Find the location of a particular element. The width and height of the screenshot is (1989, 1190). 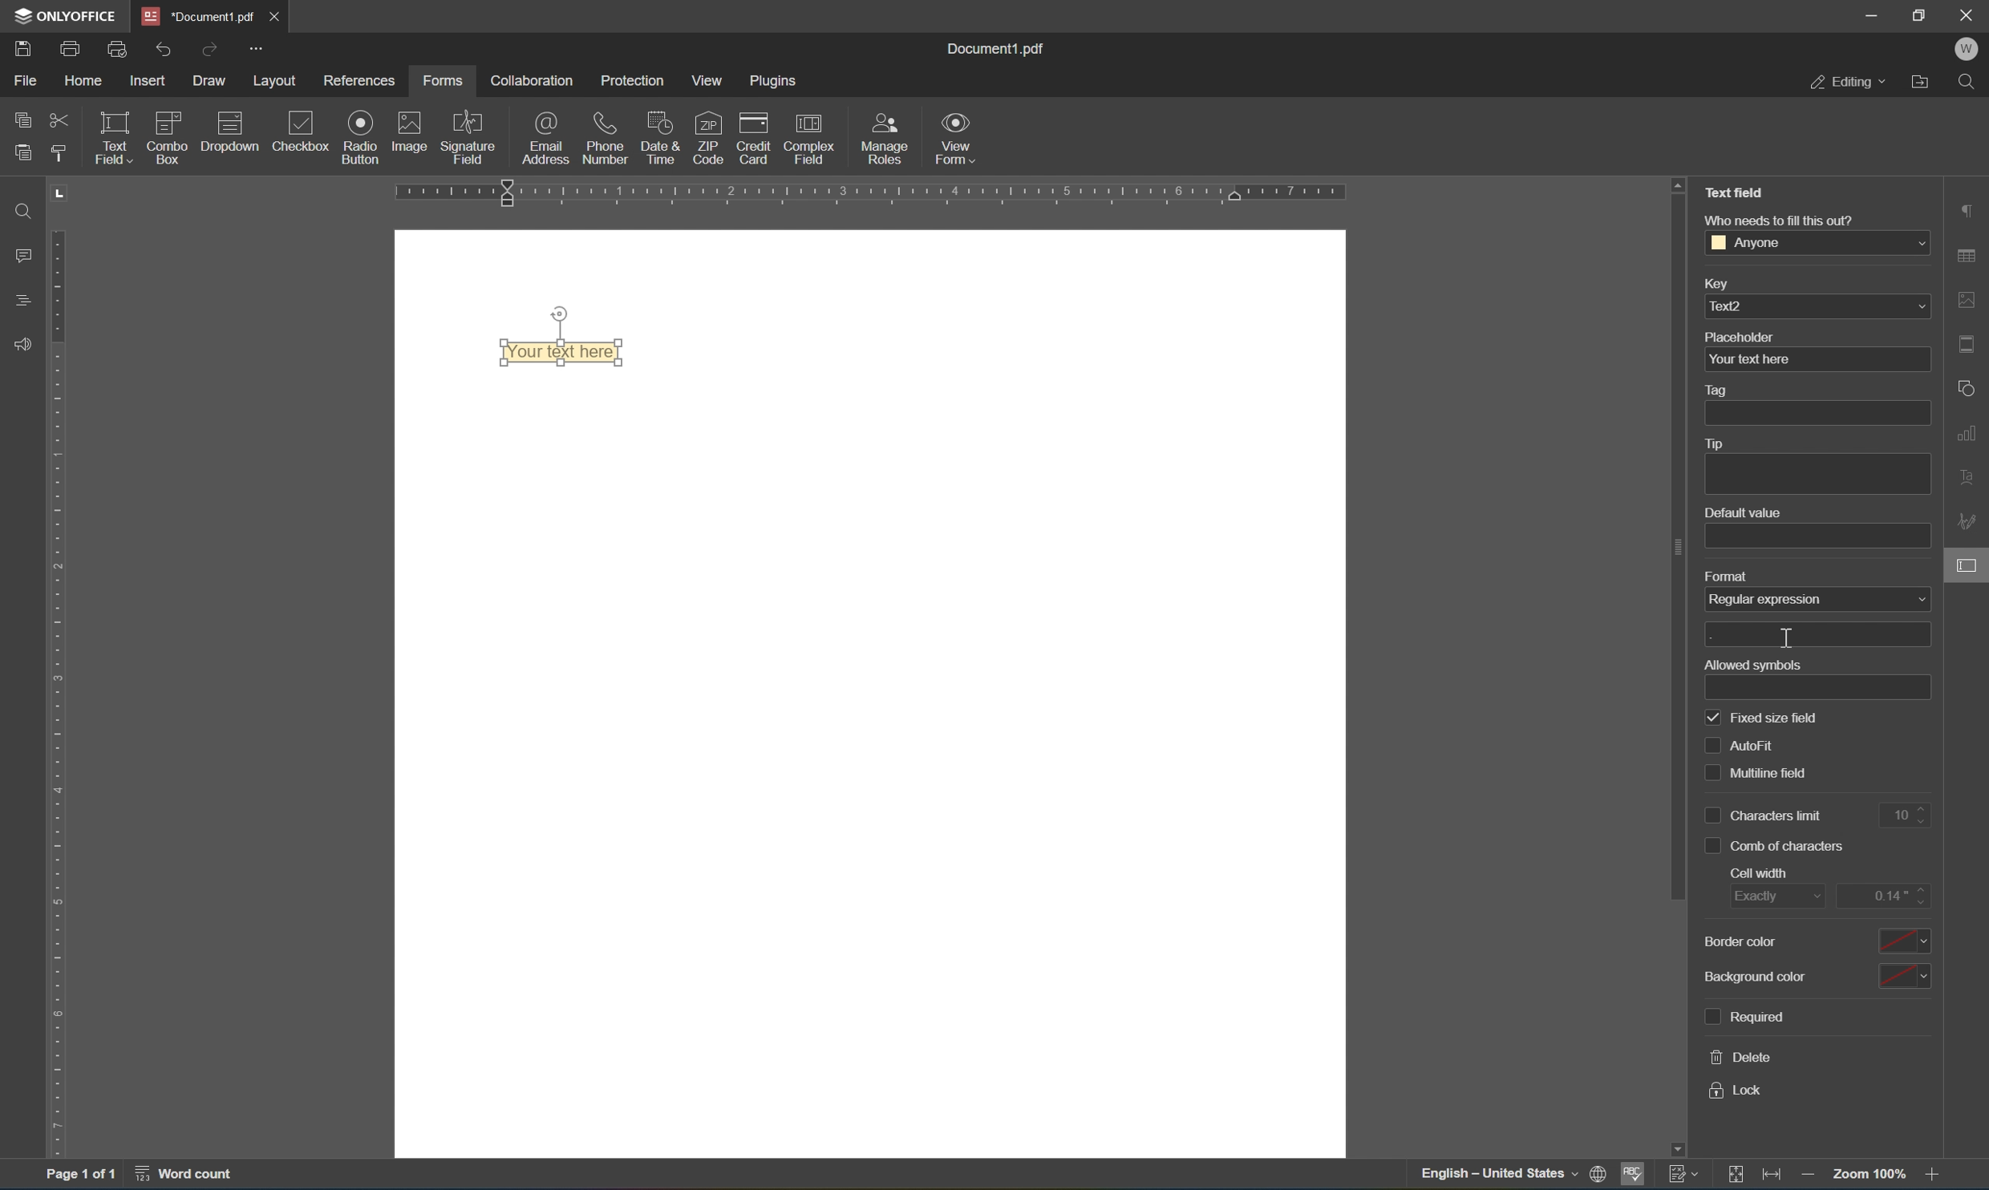

cut is located at coordinates (60, 119).